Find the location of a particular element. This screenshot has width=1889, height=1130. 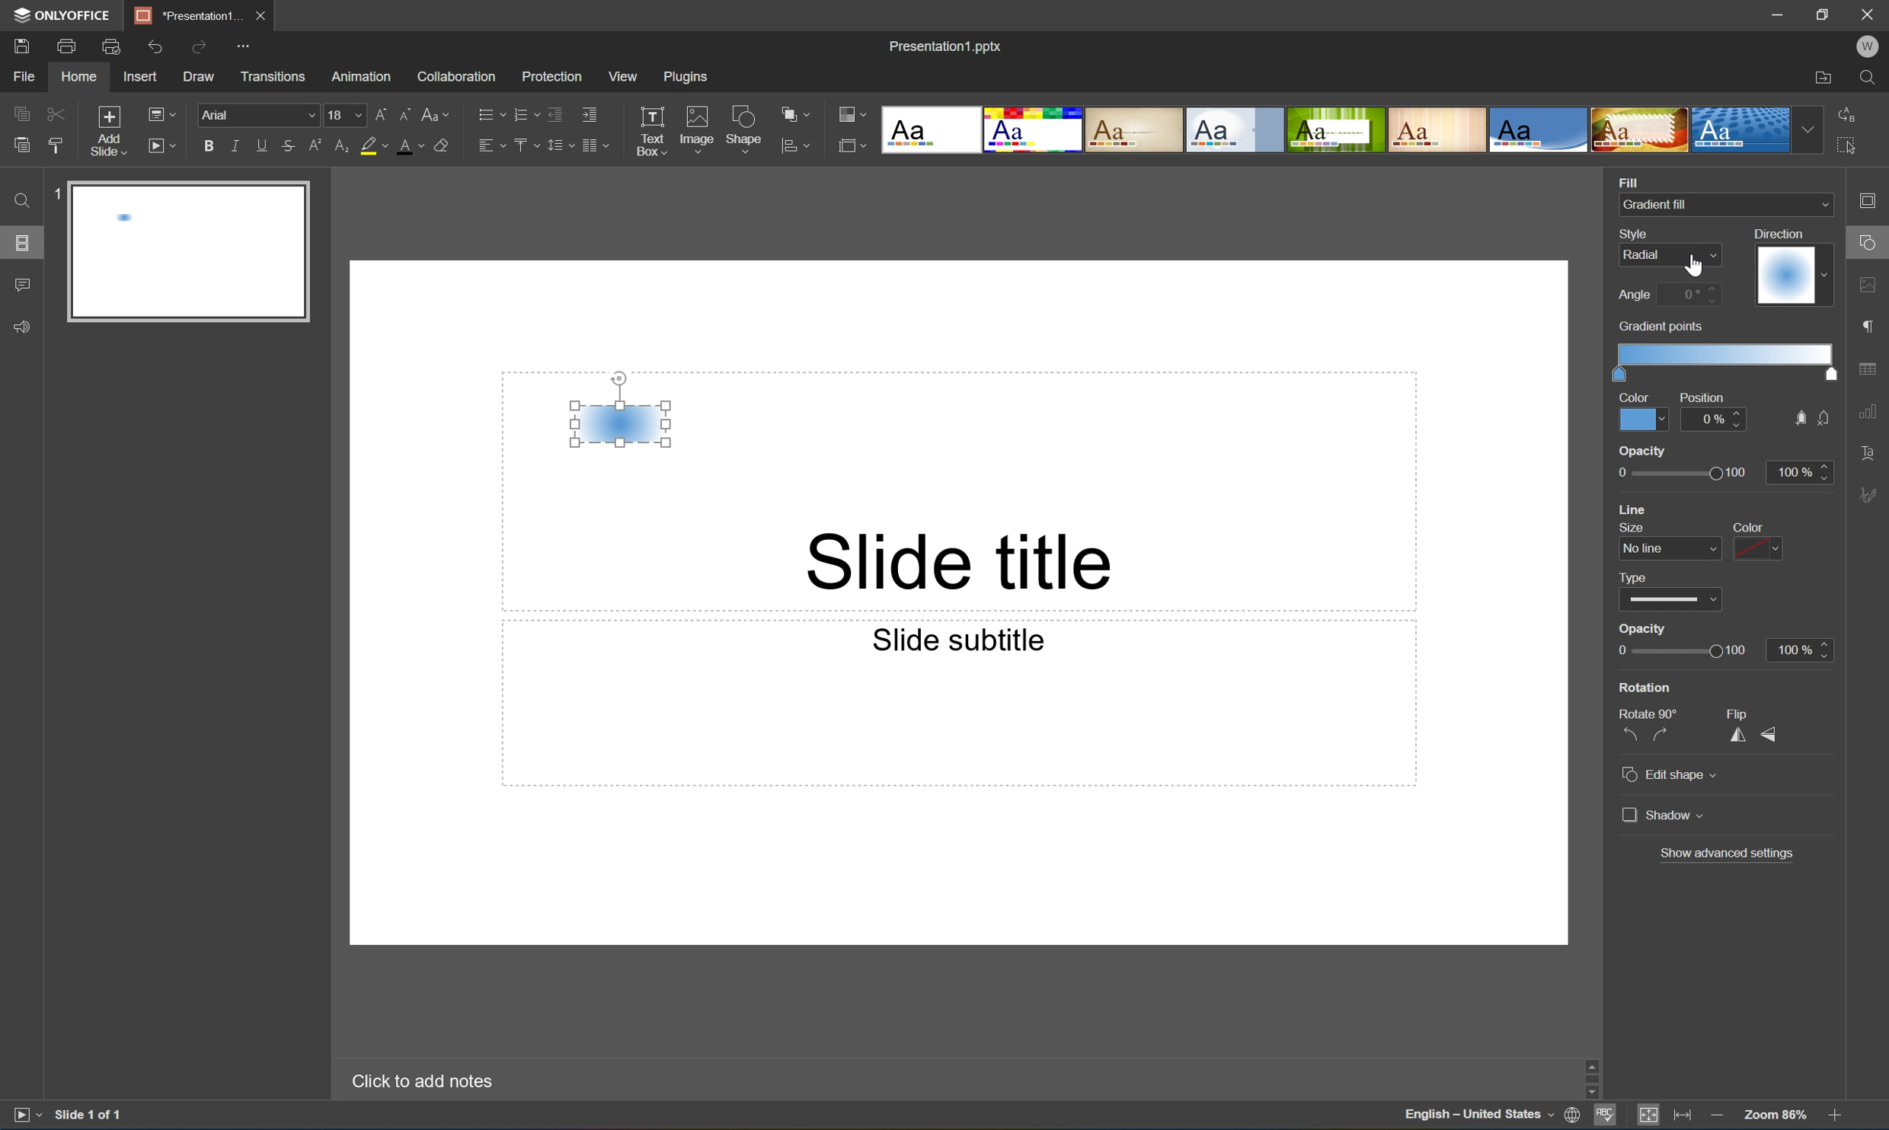

Comments is located at coordinates (21, 286).